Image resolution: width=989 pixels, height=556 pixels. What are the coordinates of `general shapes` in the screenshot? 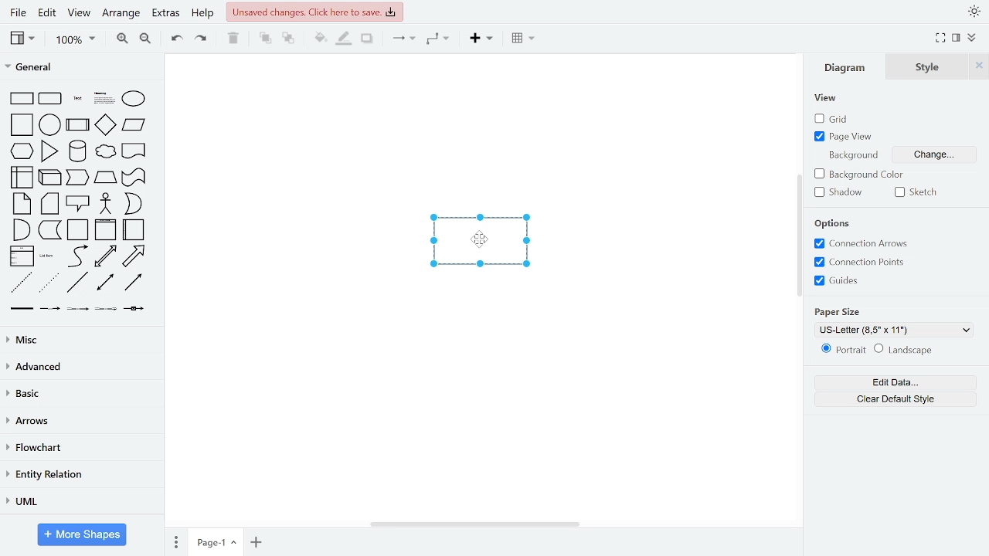 It's located at (47, 282).